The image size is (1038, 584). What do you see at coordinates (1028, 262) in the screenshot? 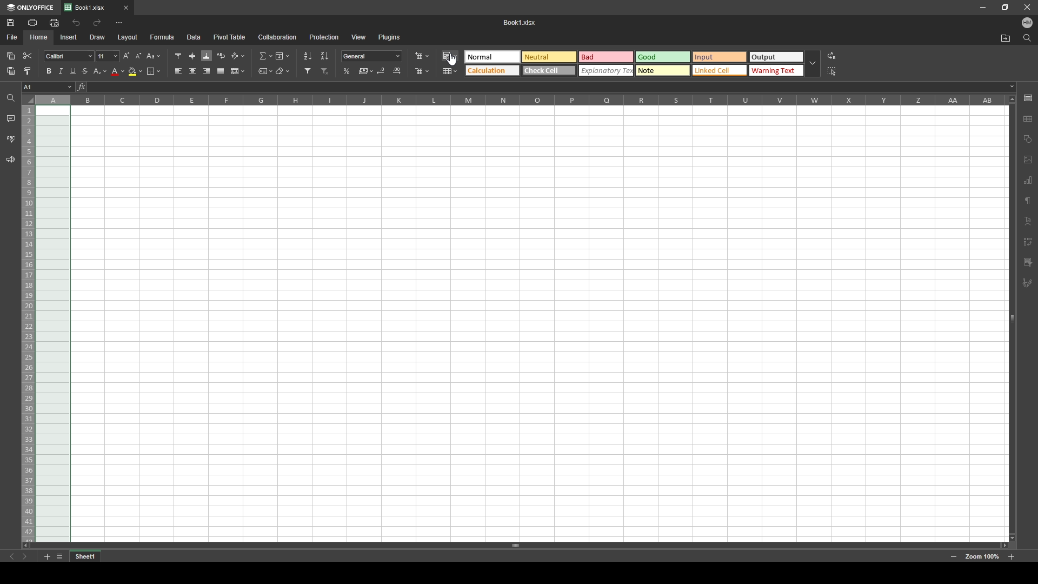
I see `comment` at bounding box center [1028, 262].